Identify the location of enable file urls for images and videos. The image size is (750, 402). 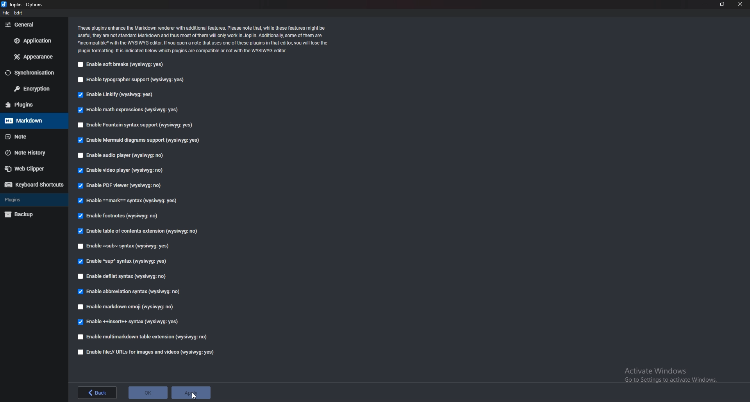
(148, 352).